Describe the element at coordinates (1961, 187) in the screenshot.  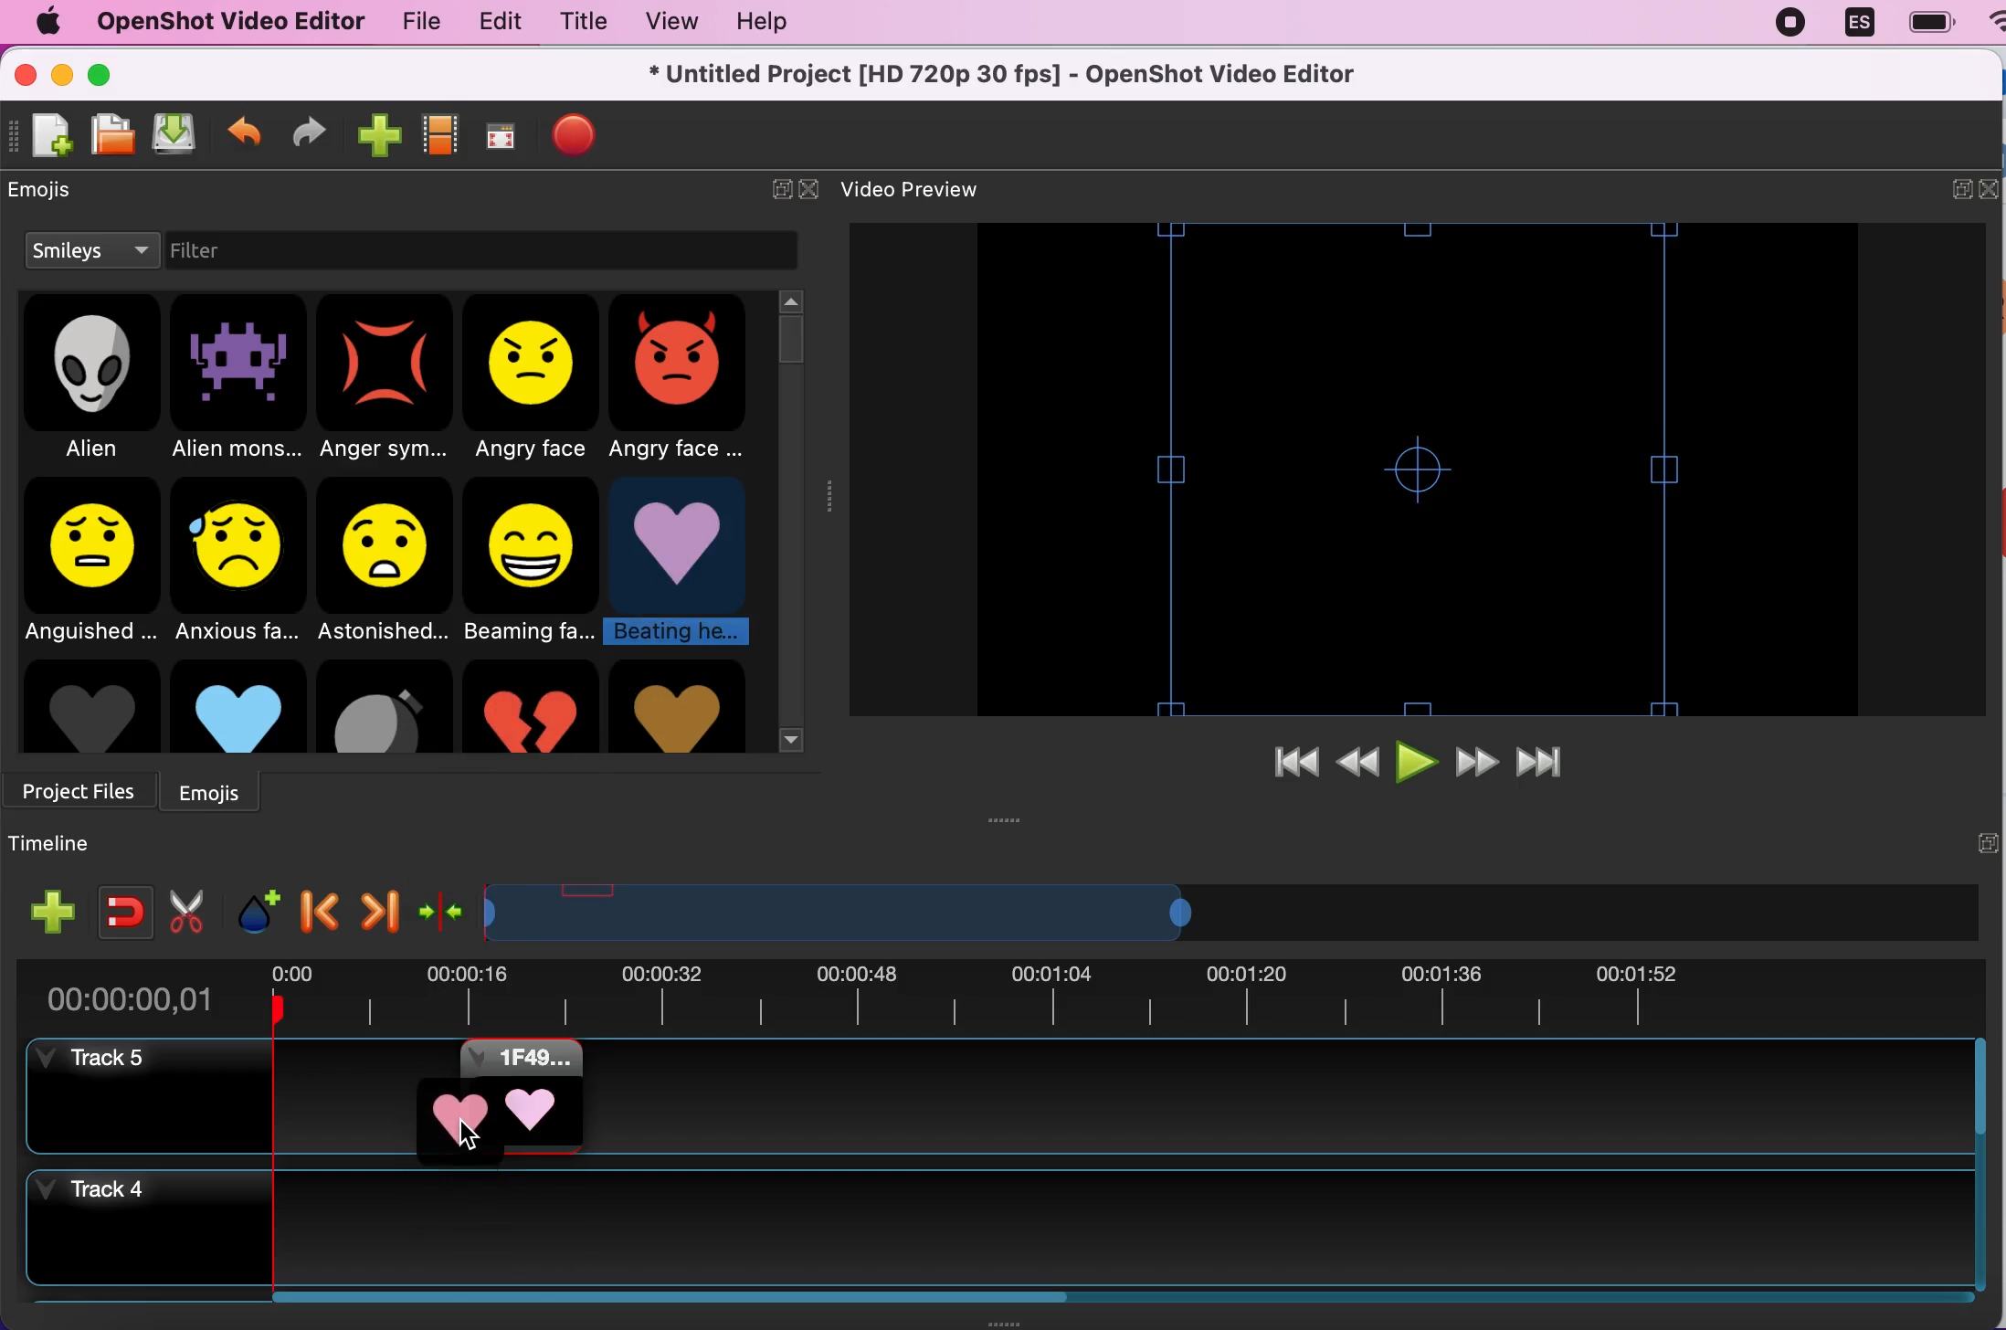
I see `expand/hide` at that location.